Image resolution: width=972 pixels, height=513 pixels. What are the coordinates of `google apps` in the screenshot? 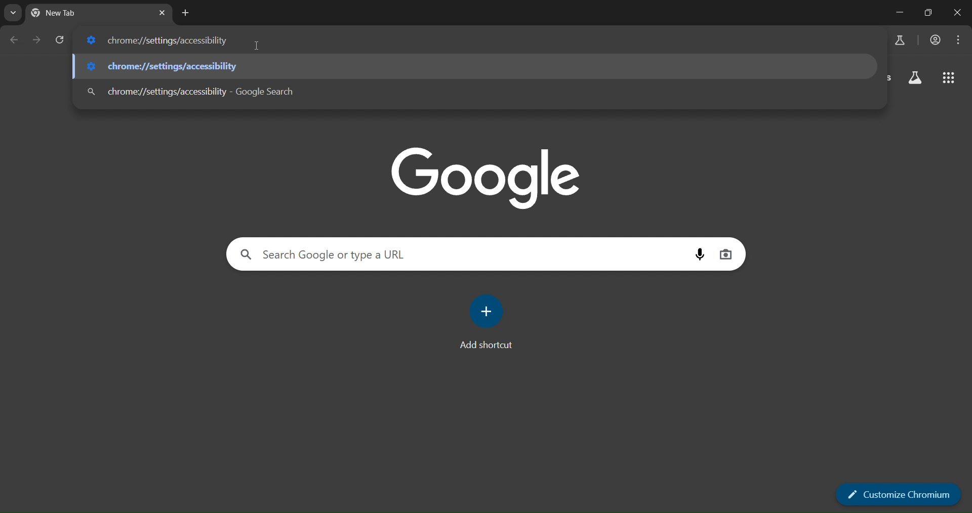 It's located at (948, 78).